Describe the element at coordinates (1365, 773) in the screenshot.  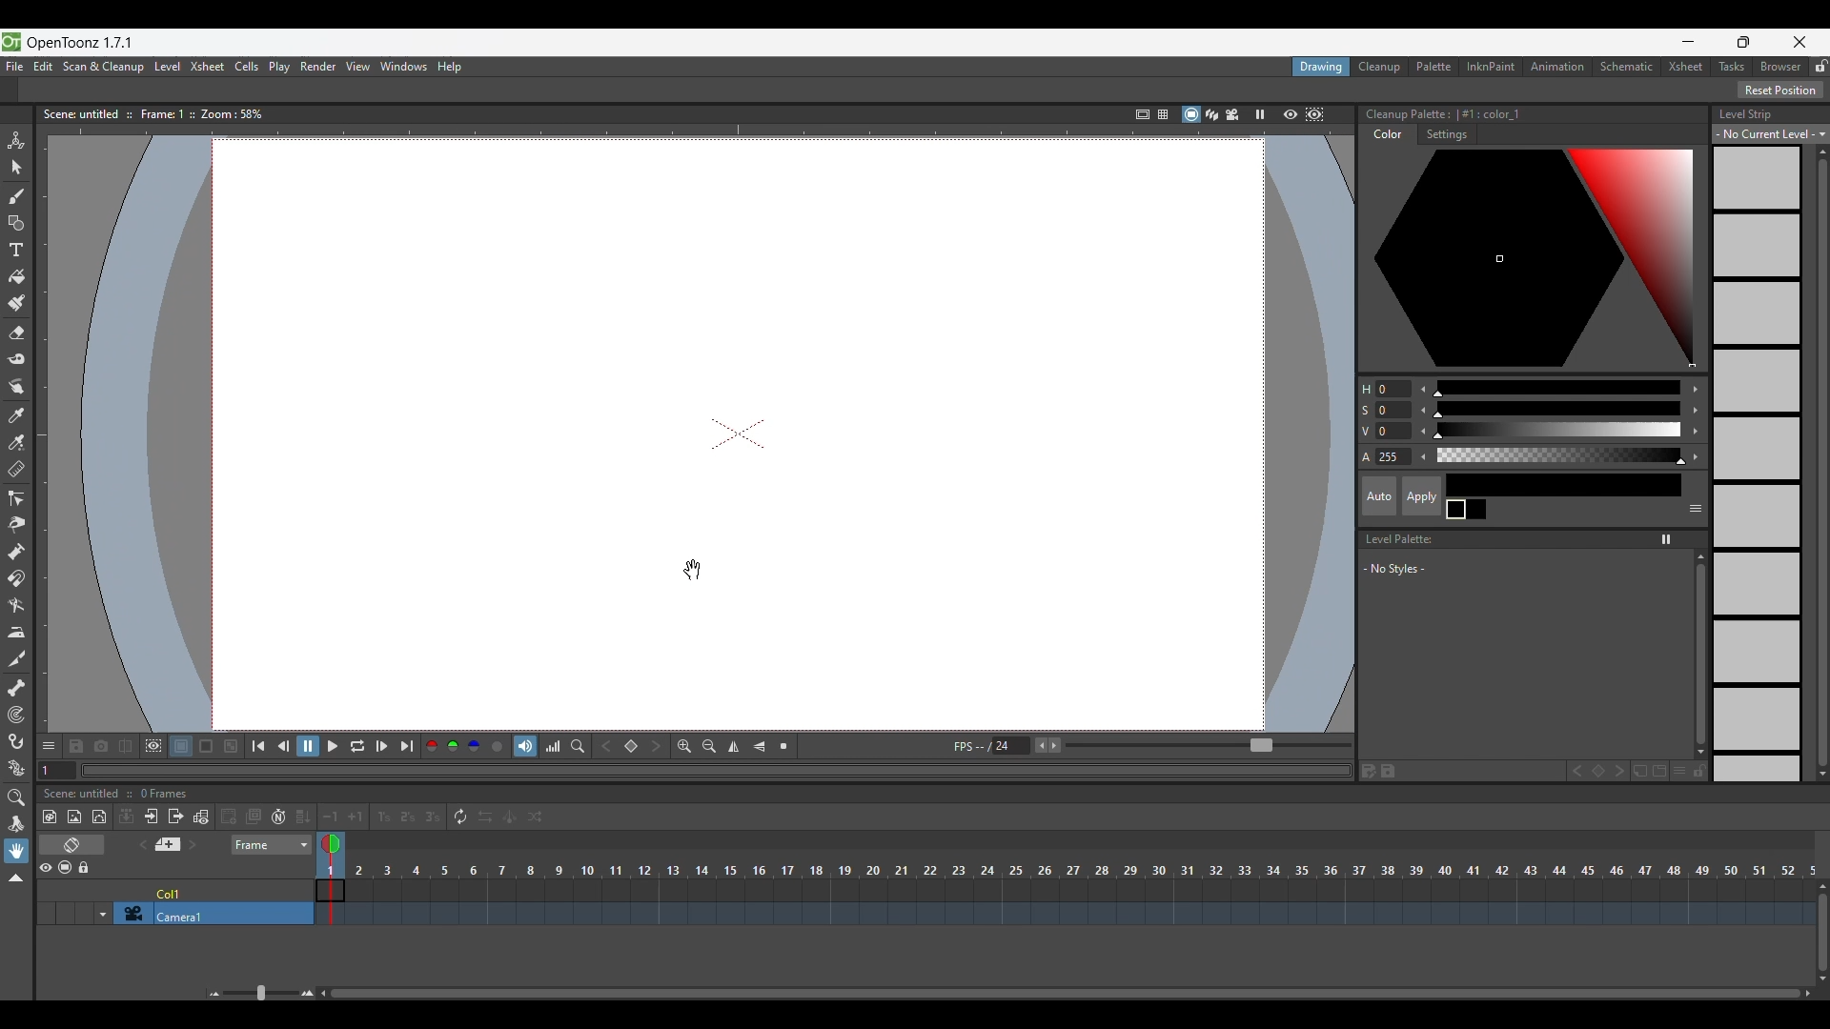
I see `Save palette as` at that location.